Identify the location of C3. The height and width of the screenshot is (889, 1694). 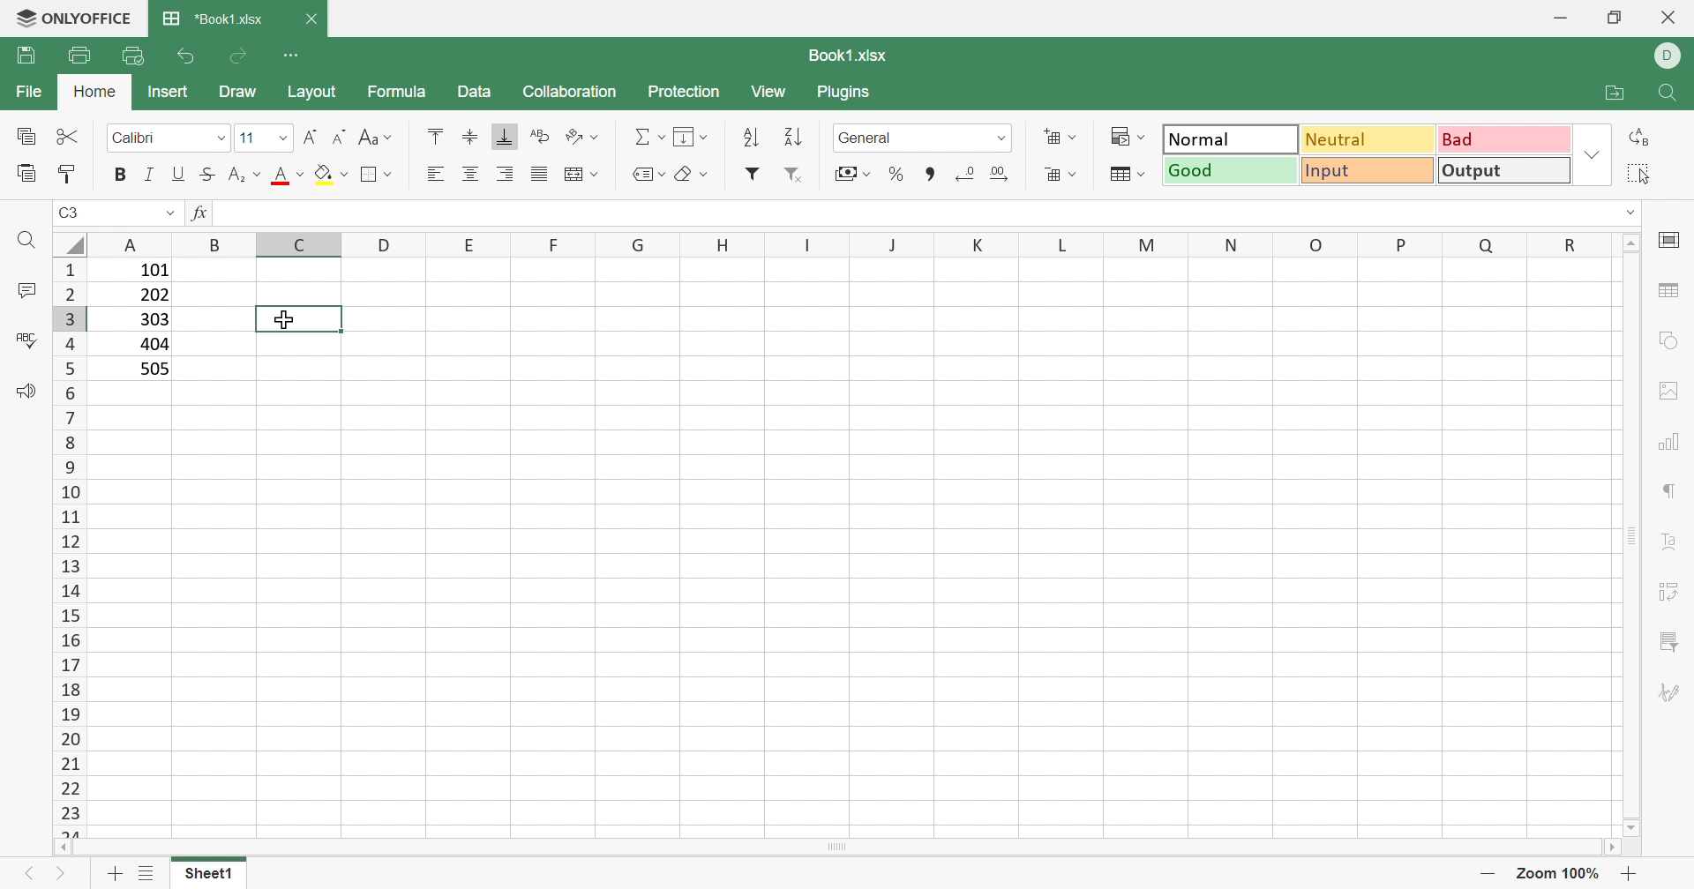
(71, 213).